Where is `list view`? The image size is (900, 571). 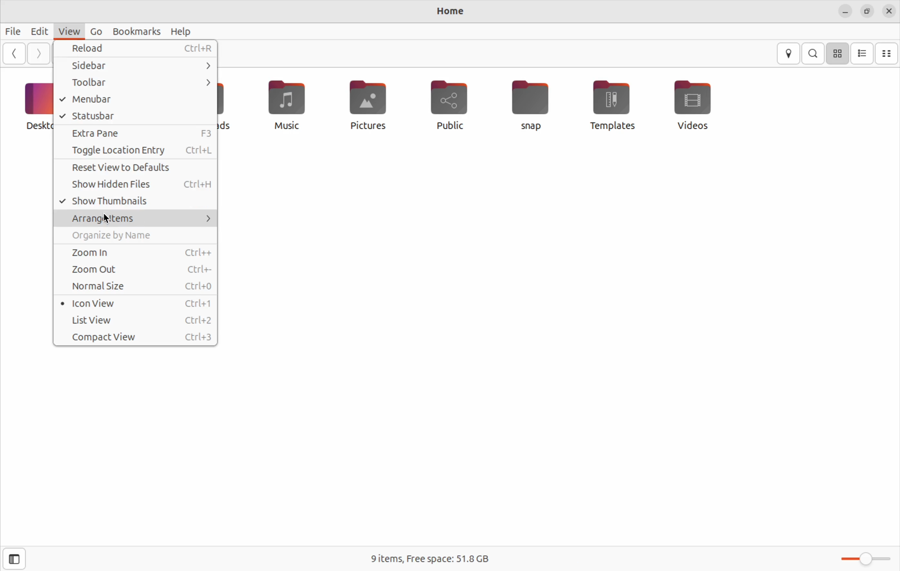
list view is located at coordinates (863, 54).